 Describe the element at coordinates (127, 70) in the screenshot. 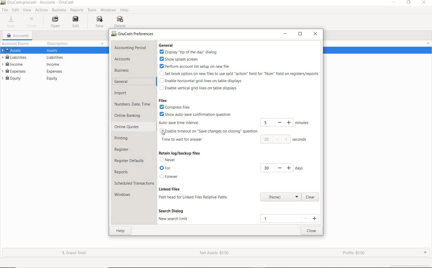

I see `BUSINESS` at that location.